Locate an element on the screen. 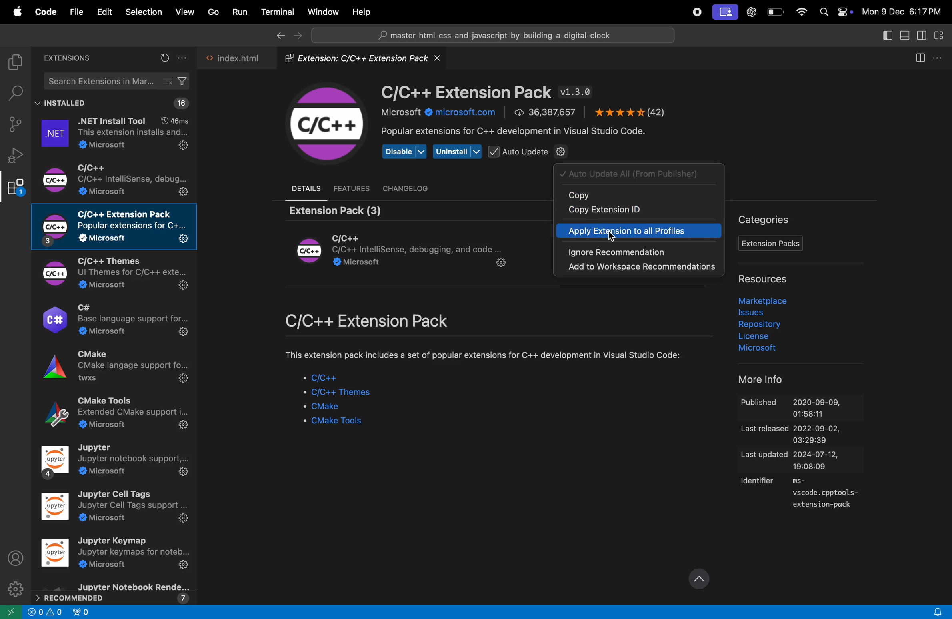 The image size is (952, 619). index.html is located at coordinates (237, 57).